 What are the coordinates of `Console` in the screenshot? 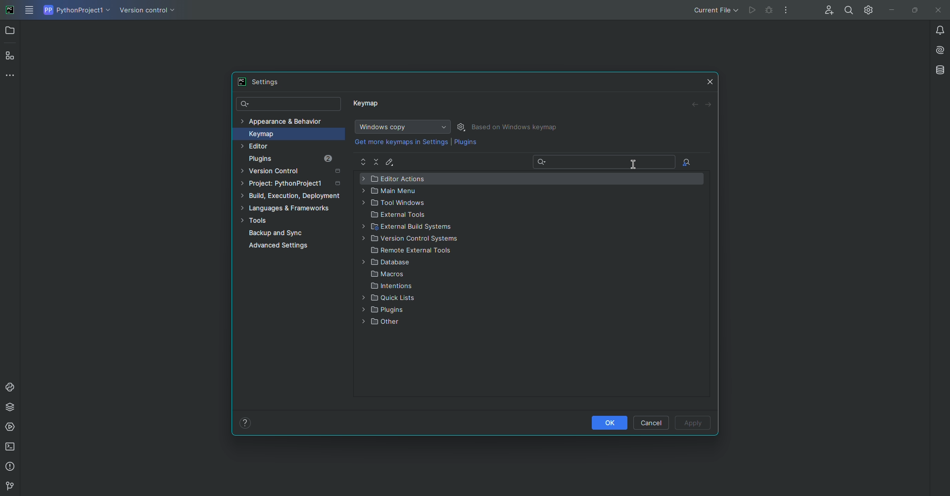 It's located at (10, 387).